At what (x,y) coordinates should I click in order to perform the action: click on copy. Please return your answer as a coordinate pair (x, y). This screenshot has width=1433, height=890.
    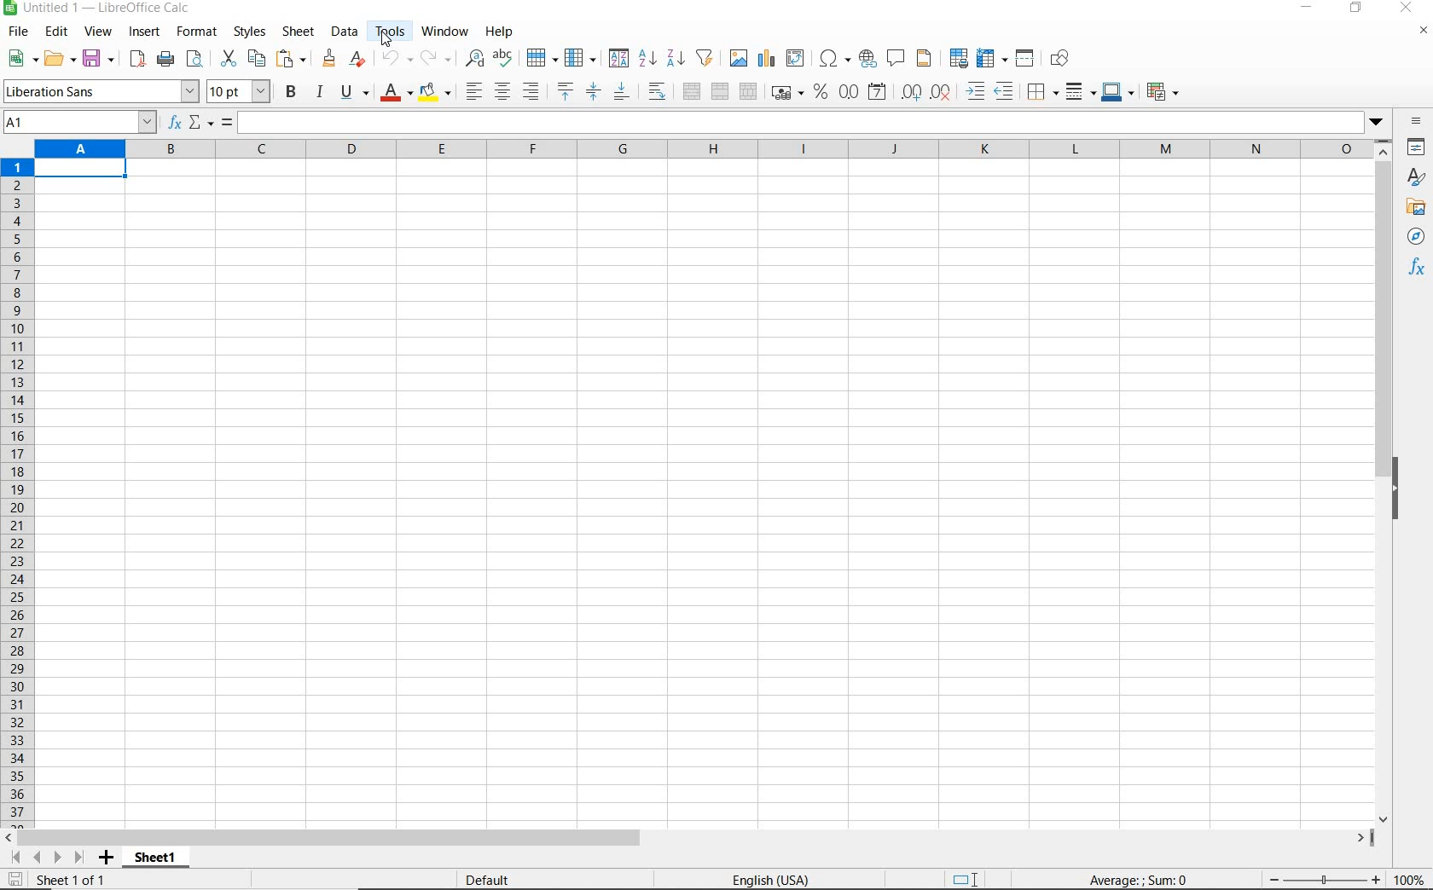
    Looking at the image, I should click on (254, 58).